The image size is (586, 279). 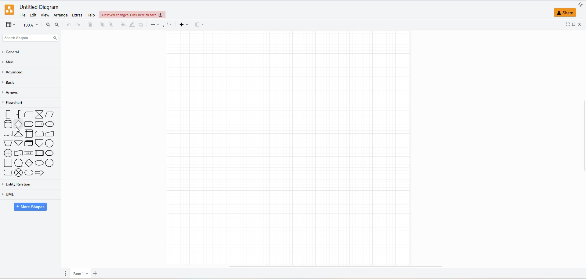 I want to click on TABLE, so click(x=198, y=24).